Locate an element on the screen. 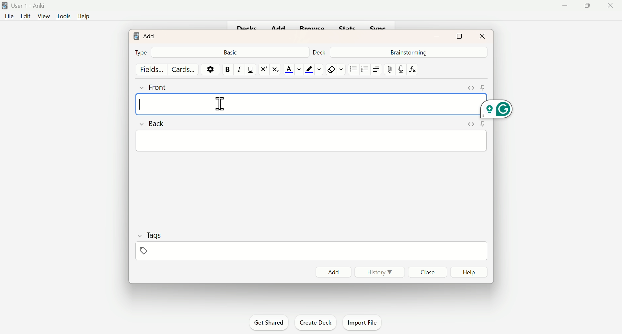  Organised List is located at coordinates (364, 69).